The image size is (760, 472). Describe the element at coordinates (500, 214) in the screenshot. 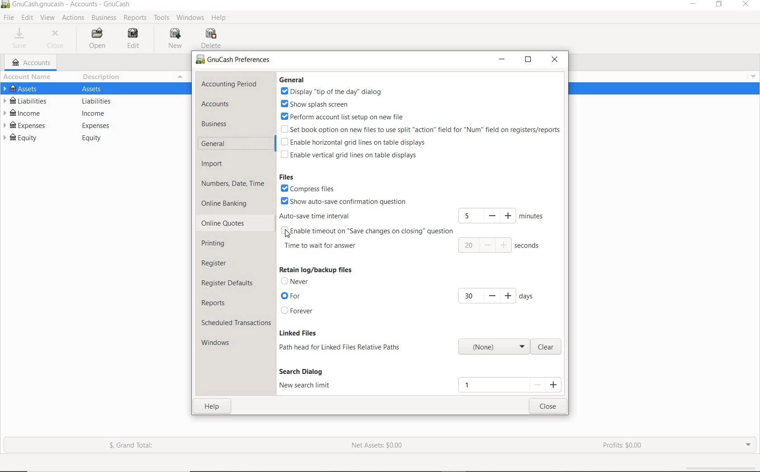

I see `NUMBER OF MINUTE UNTIL SAVING DATA` at that location.